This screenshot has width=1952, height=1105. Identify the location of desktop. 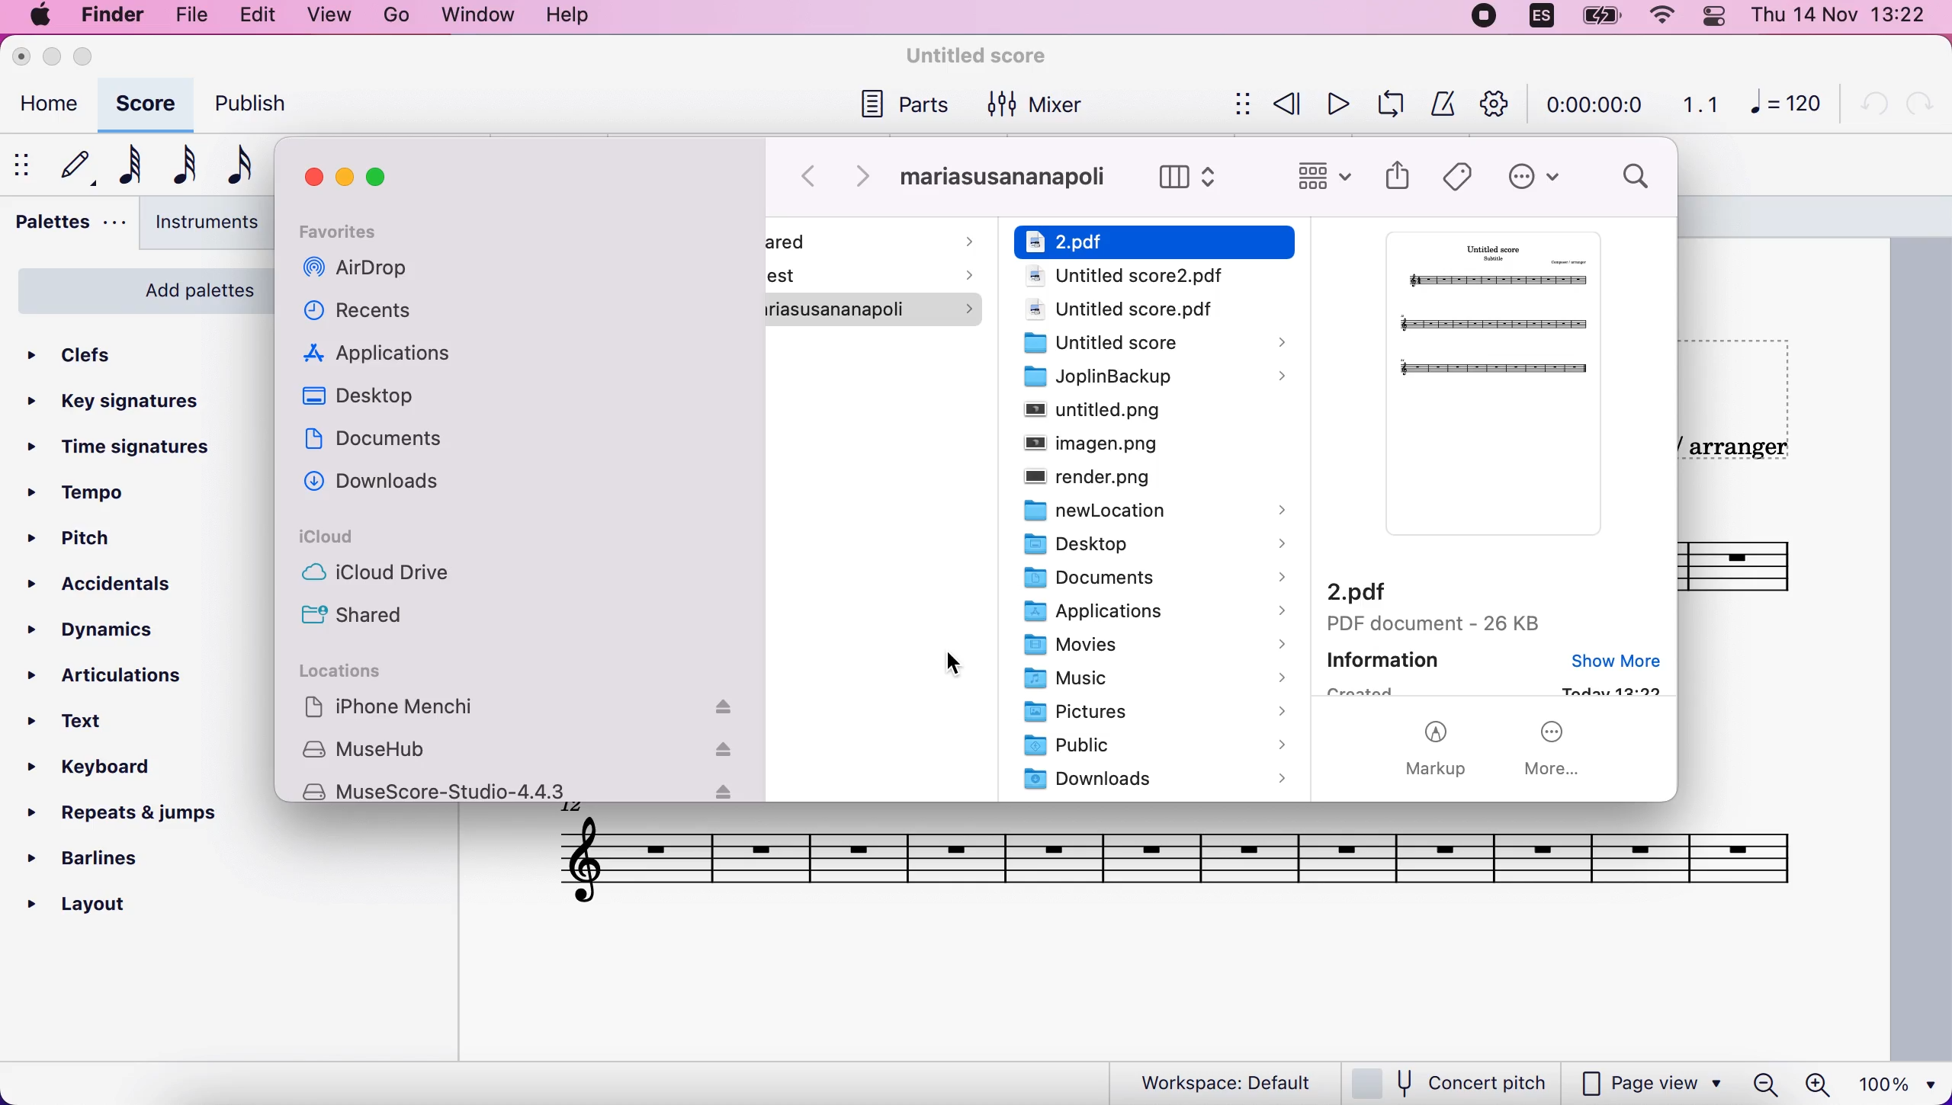
(374, 402).